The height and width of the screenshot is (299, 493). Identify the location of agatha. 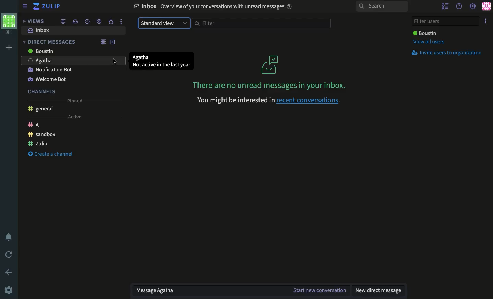
(69, 61).